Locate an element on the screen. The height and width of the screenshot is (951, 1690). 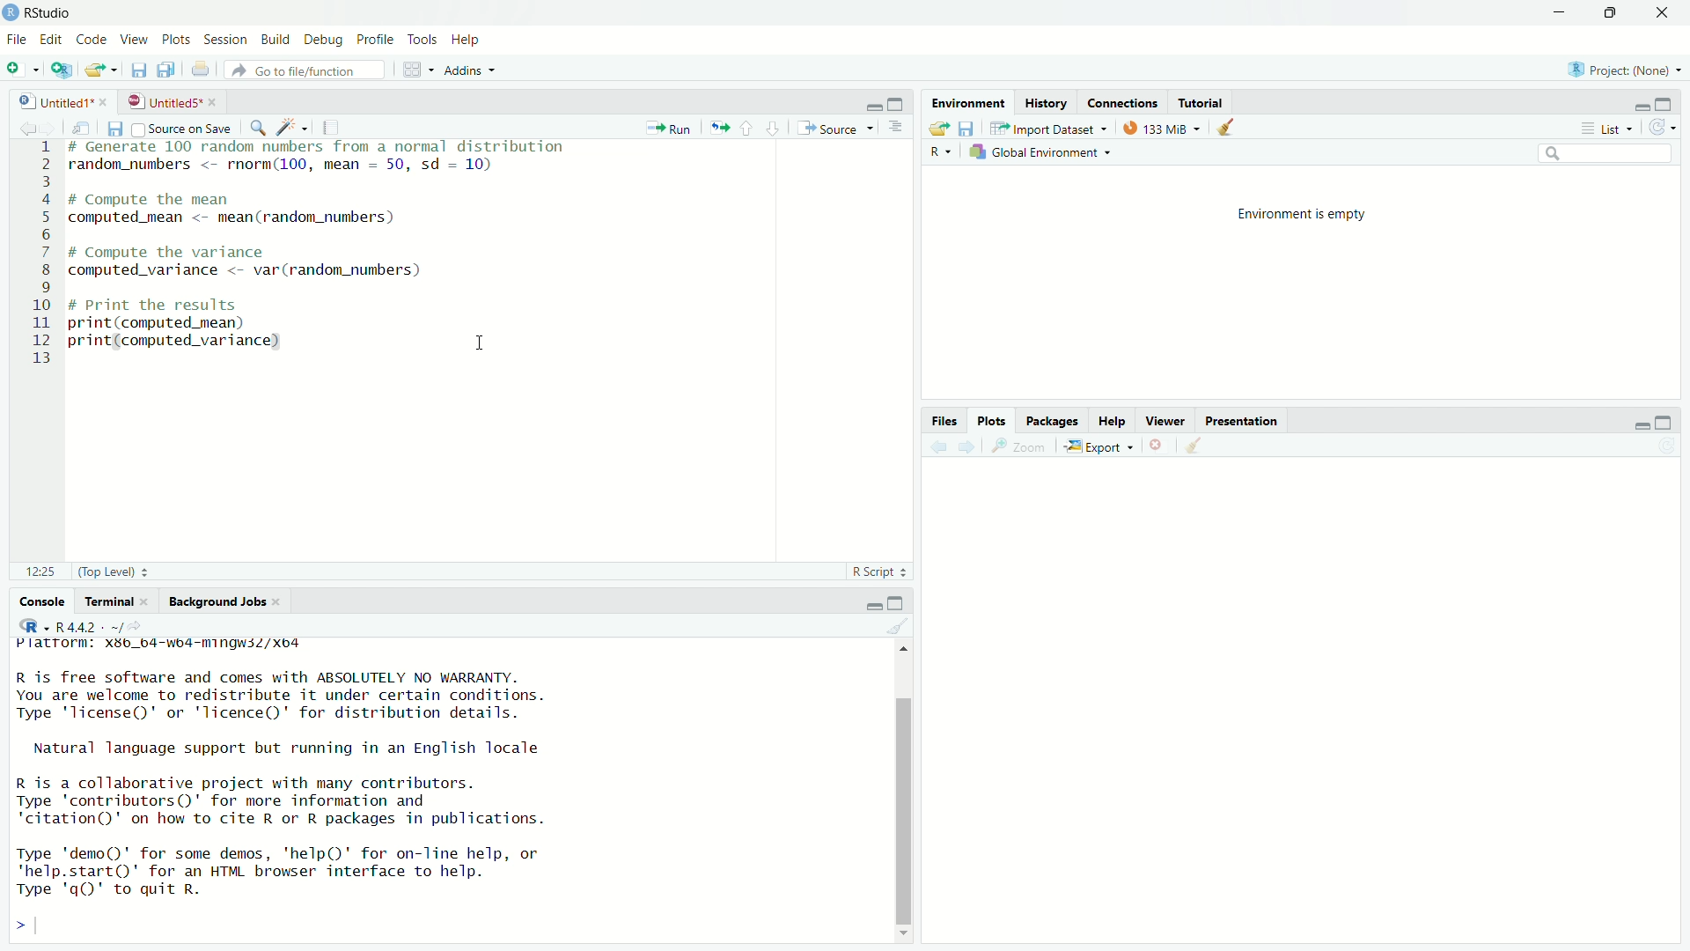
maximize is located at coordinates (1614, 13).